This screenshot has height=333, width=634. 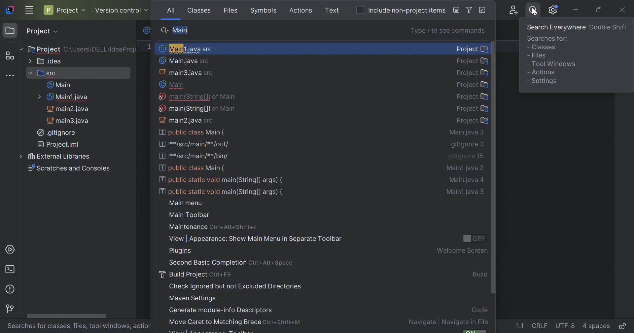 What do you see at coordinates (186, 73) in the screenshot?
I see `main.java src` at bounding box center [186, 73].